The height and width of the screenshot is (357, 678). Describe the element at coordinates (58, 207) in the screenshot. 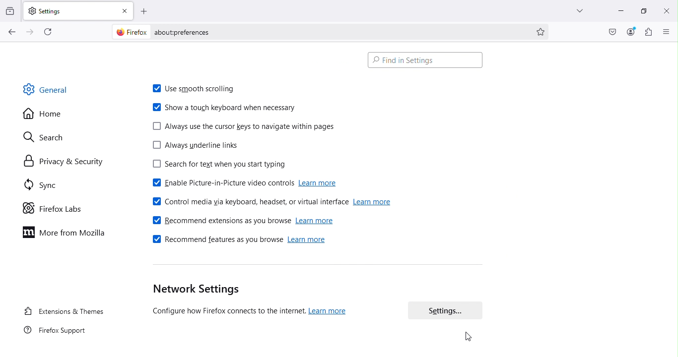

I see `Firefox labs` at that location.